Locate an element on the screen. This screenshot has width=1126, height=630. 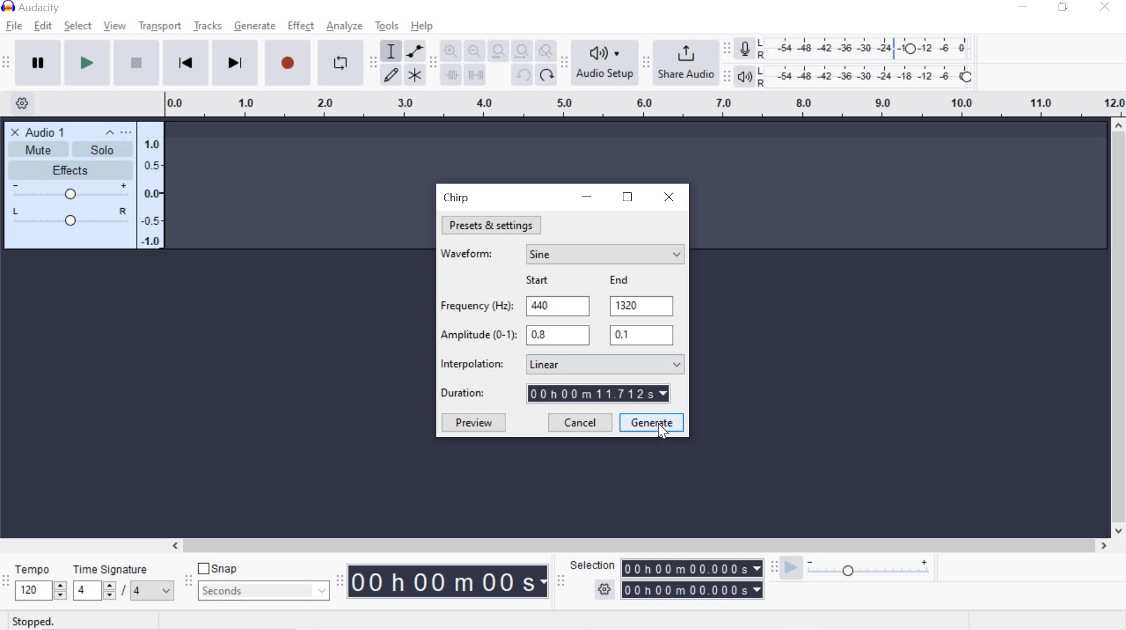
Audio setup is located at coordinates (606, 62).